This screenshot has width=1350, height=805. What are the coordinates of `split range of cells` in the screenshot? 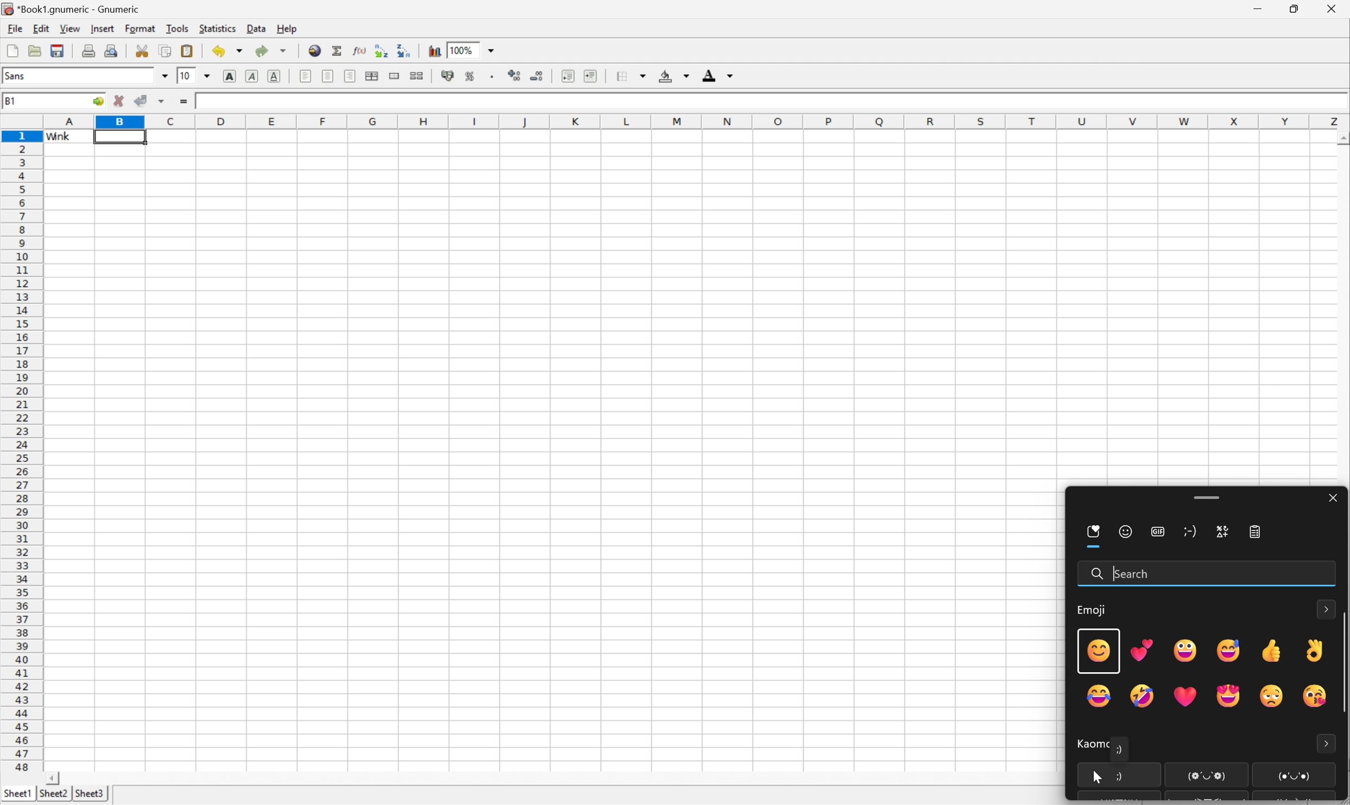 It's located at (396, 76).